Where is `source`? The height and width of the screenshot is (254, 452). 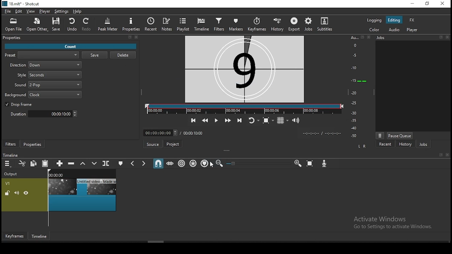
source is located at coordinates (153, 144).